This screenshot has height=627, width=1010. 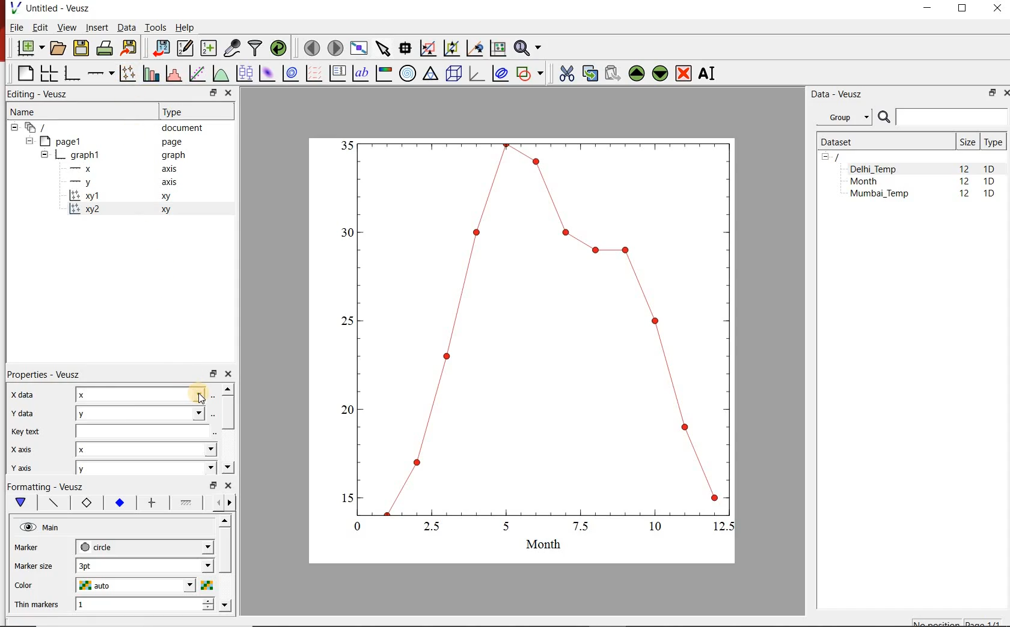 I want to click on Untitled-Veusz, so click(x=54, y=8).